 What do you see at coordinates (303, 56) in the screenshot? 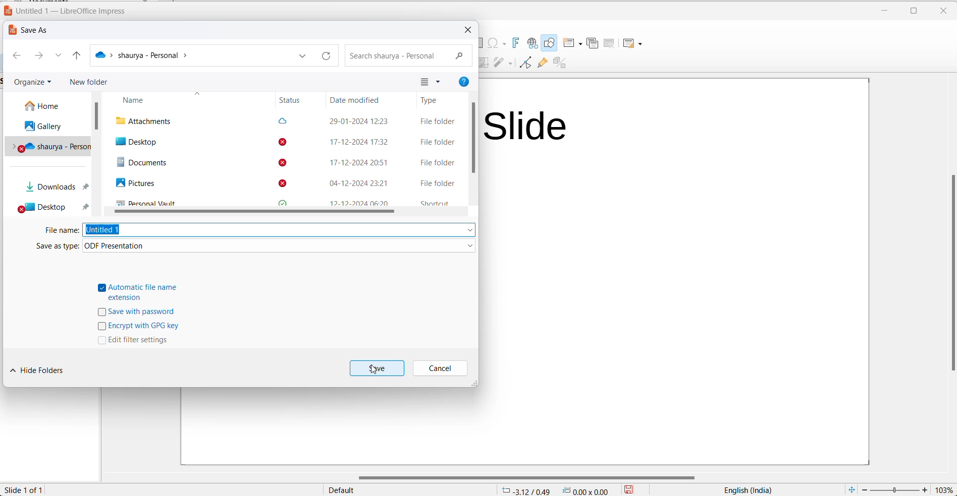
I see `path dropdown` at bounding box center [303, 56].